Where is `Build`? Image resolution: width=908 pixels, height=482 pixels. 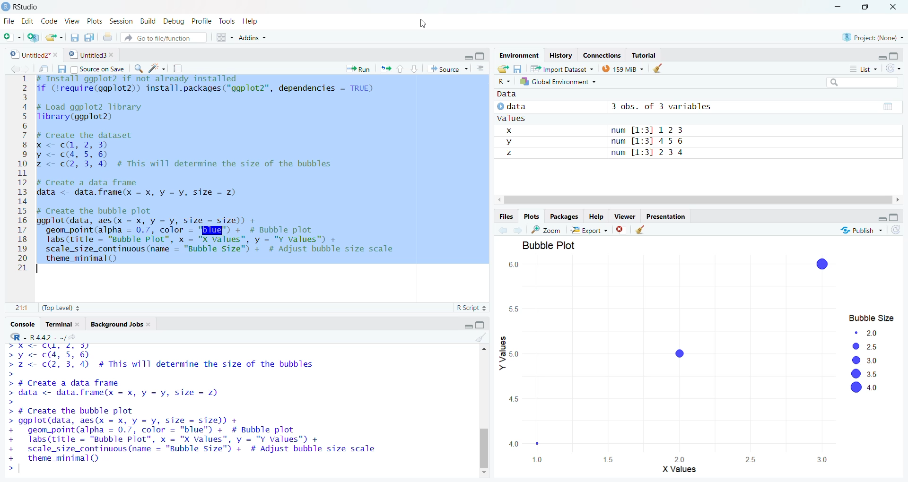 Build is located at coordinates (146, 22).